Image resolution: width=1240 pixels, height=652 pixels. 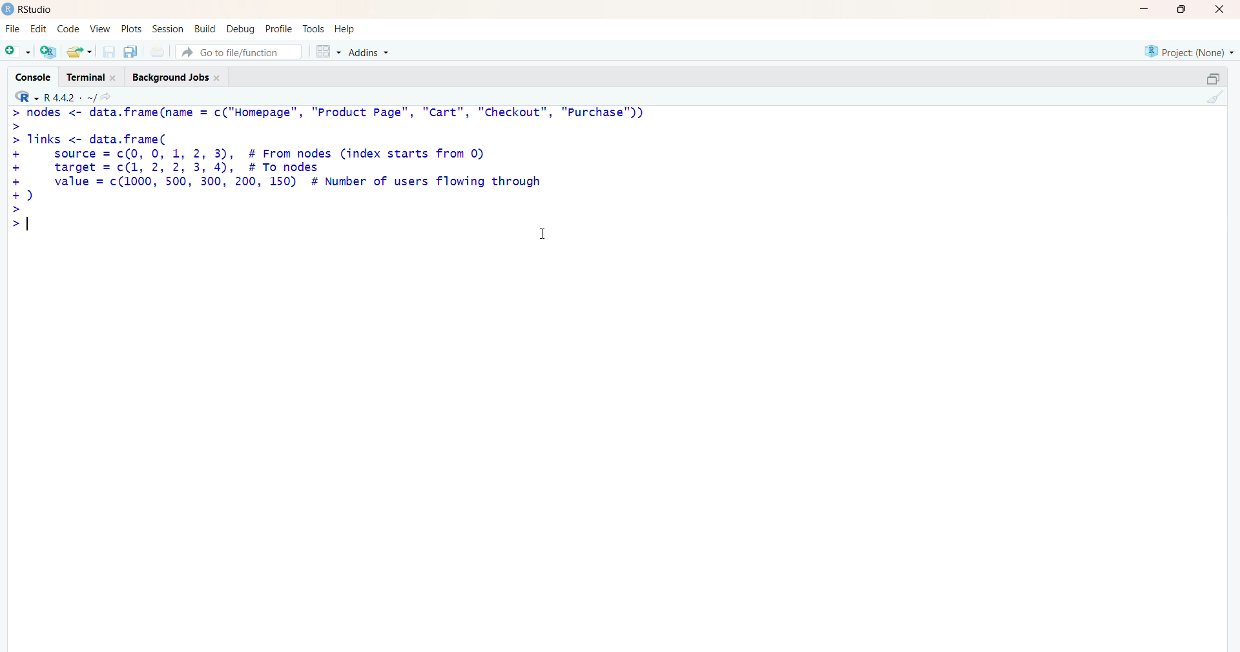 What do you see at coordinates (132, 52) in the screenshot?
I see `duplicate` at bounding box center [132, 52].